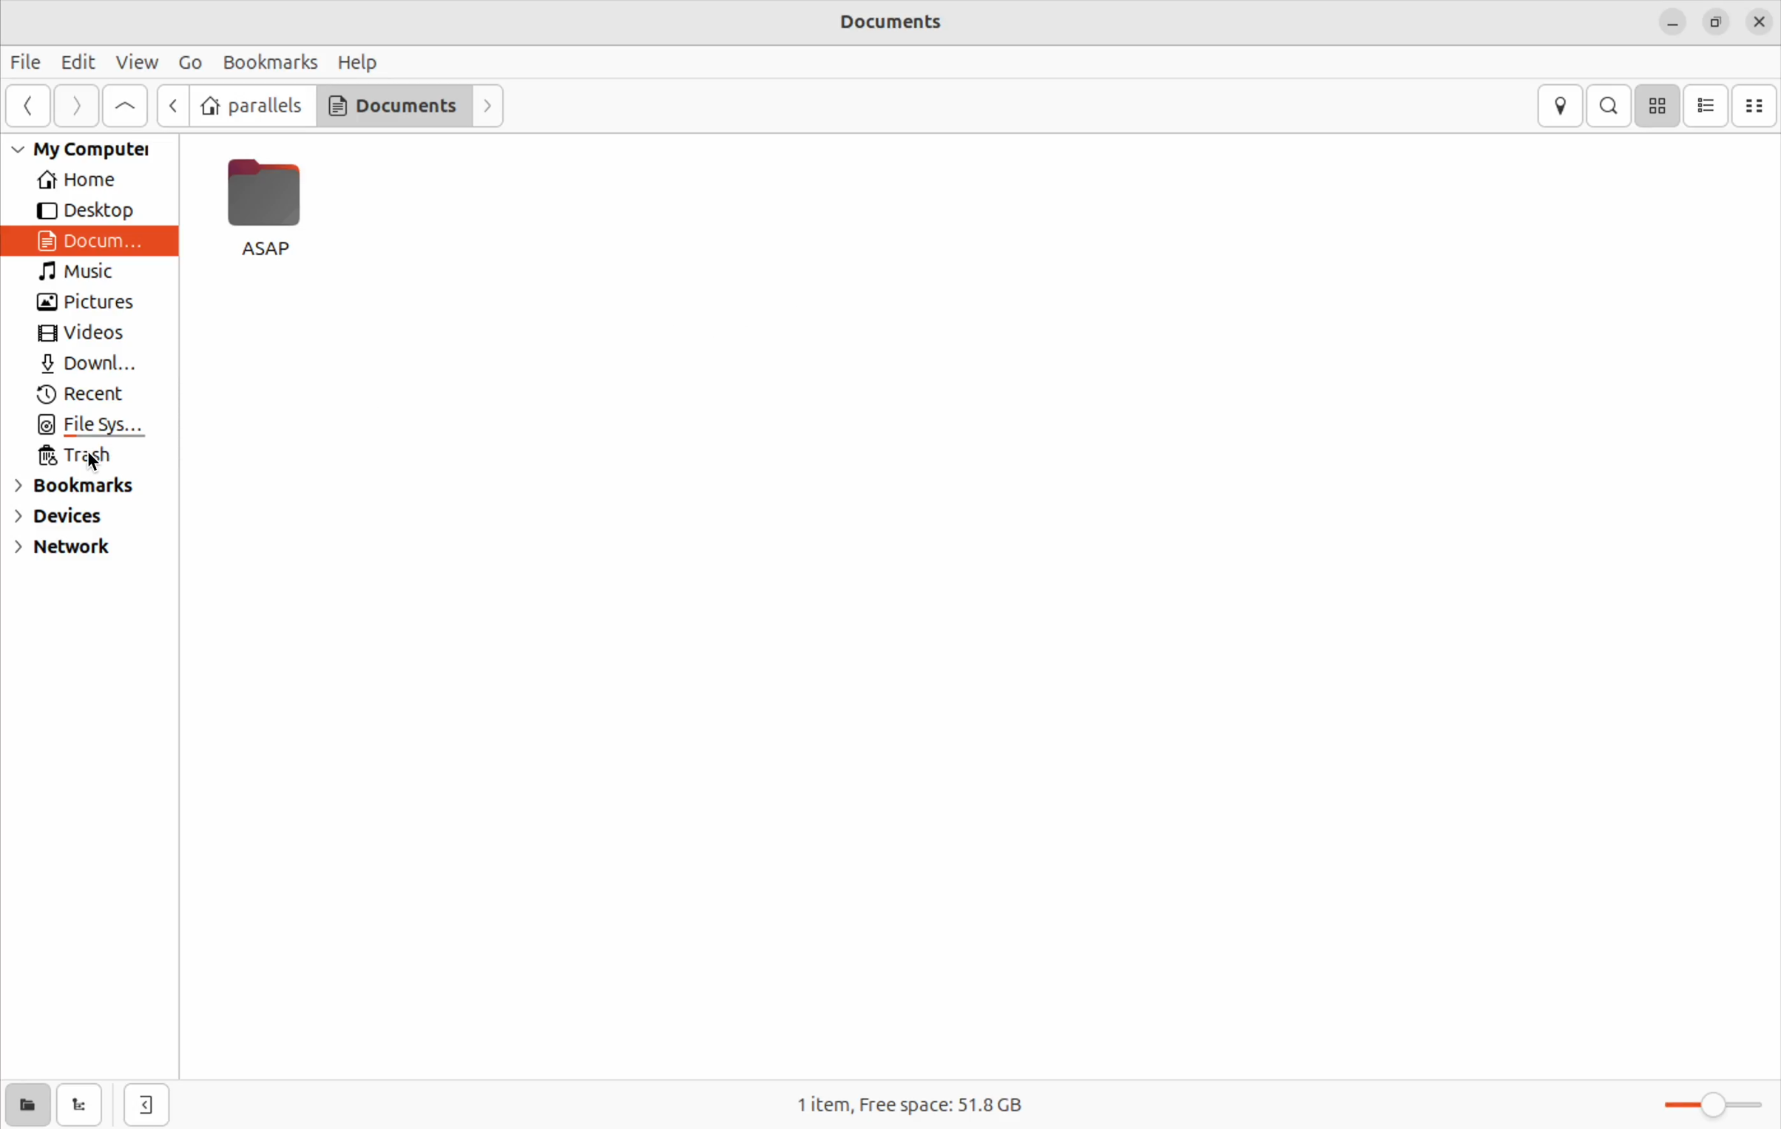 This screenshot has width=1781, height=1129. What do you see at coordinates (90, 242) in the screenshot?
I see `Document` at bounding box center [90, 242].